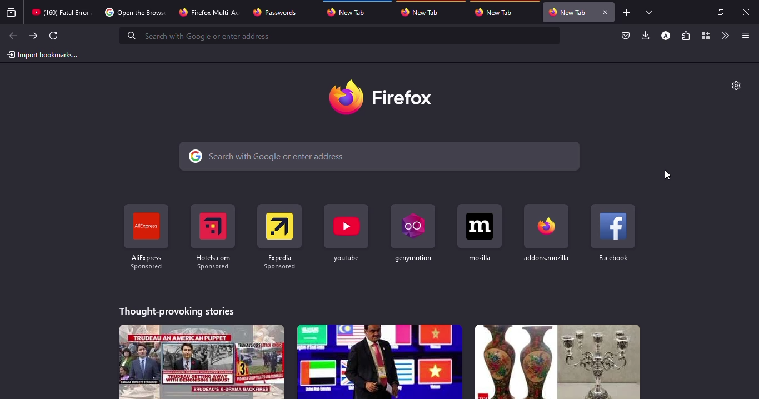 This screenshot has width=759, height=399. I want to click on close, so click(606, 12).